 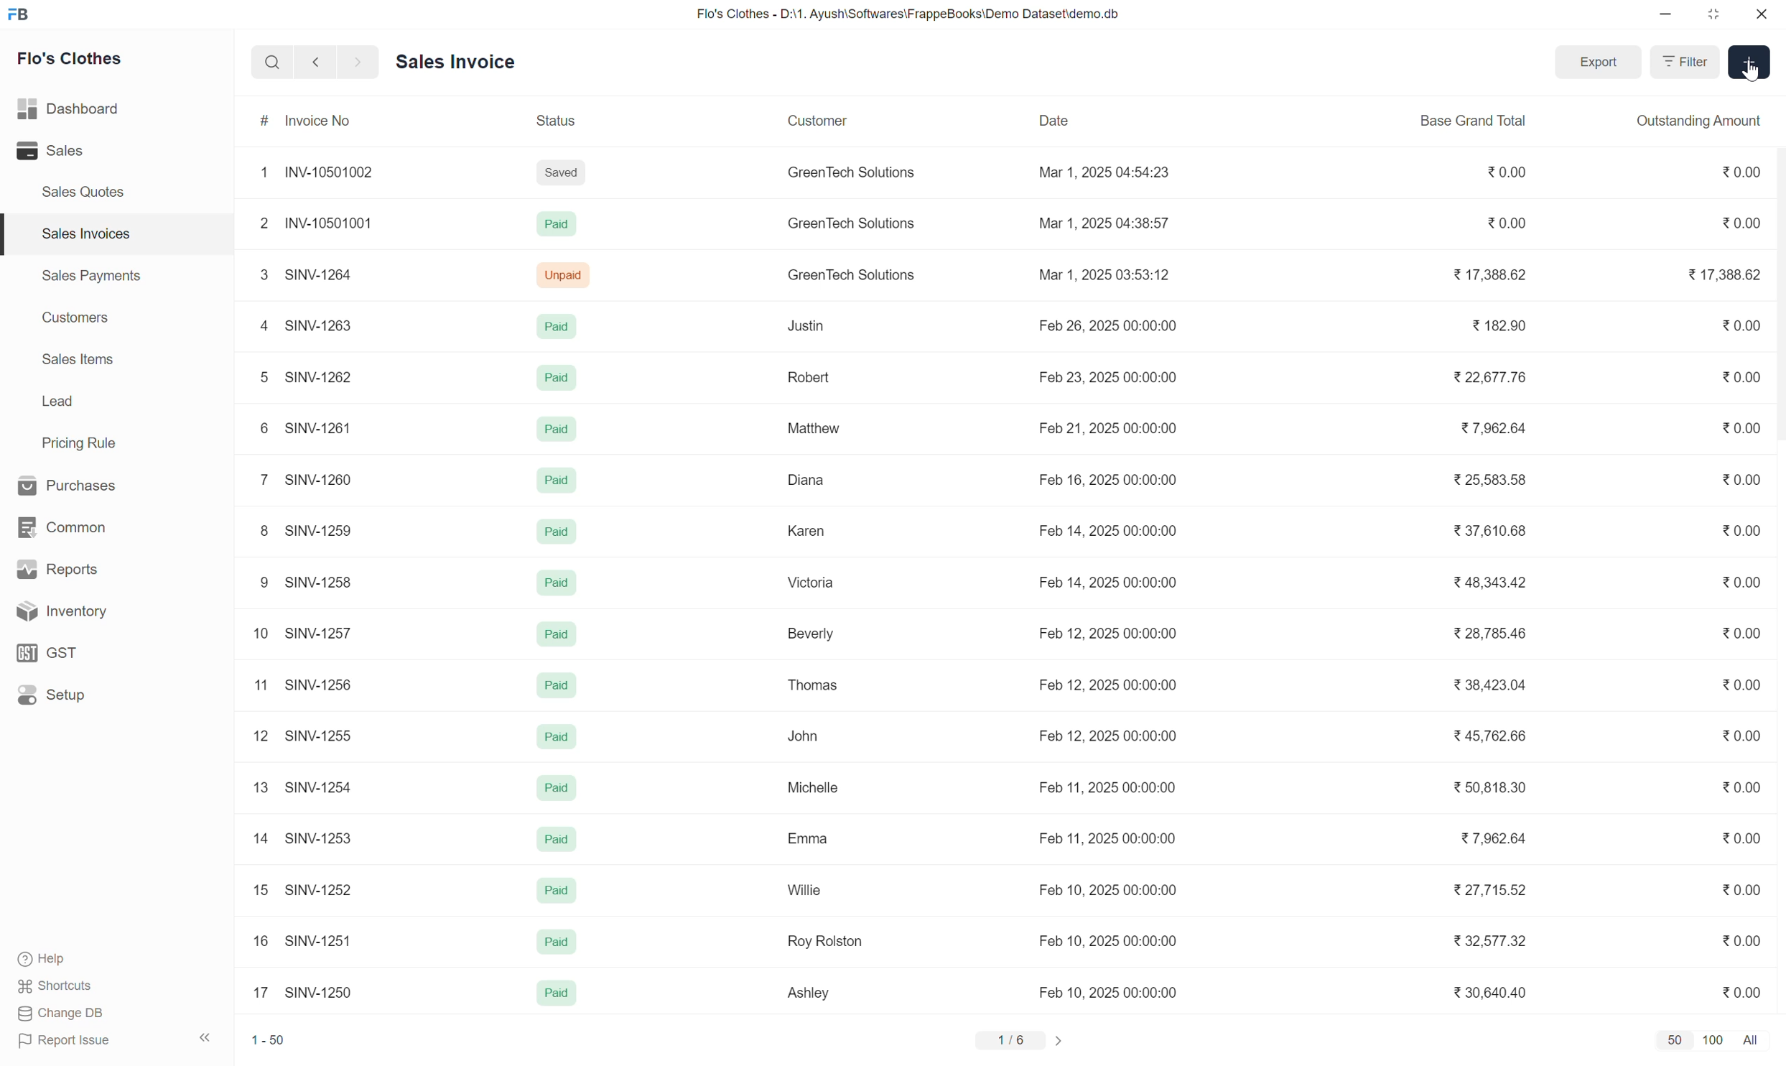 What do you see at coordinates (557, 432) in the screenshot?
I see `Paid` at bounding box center [557, 432].